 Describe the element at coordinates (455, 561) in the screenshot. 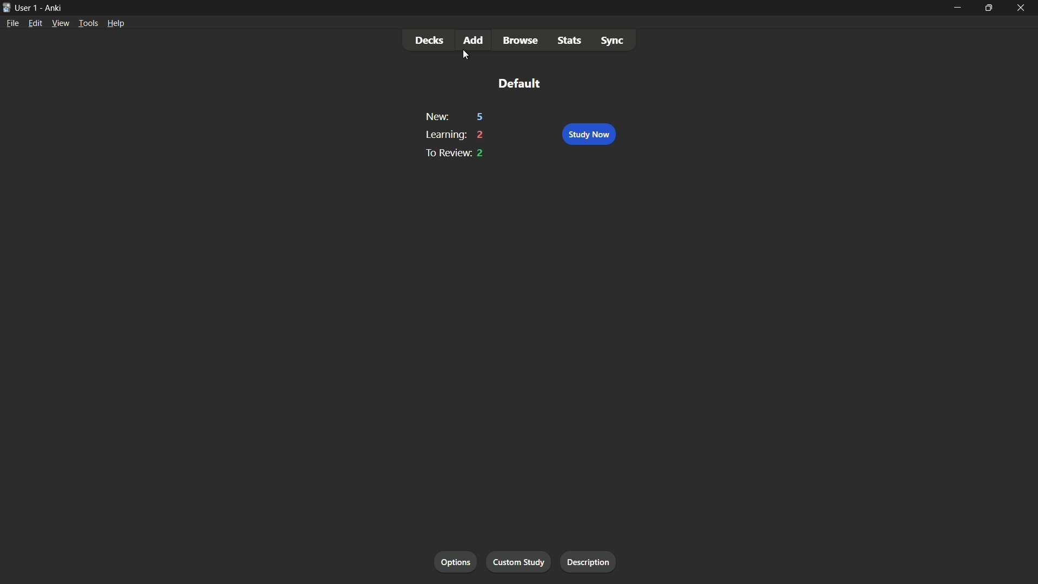

I see `options` at that location.